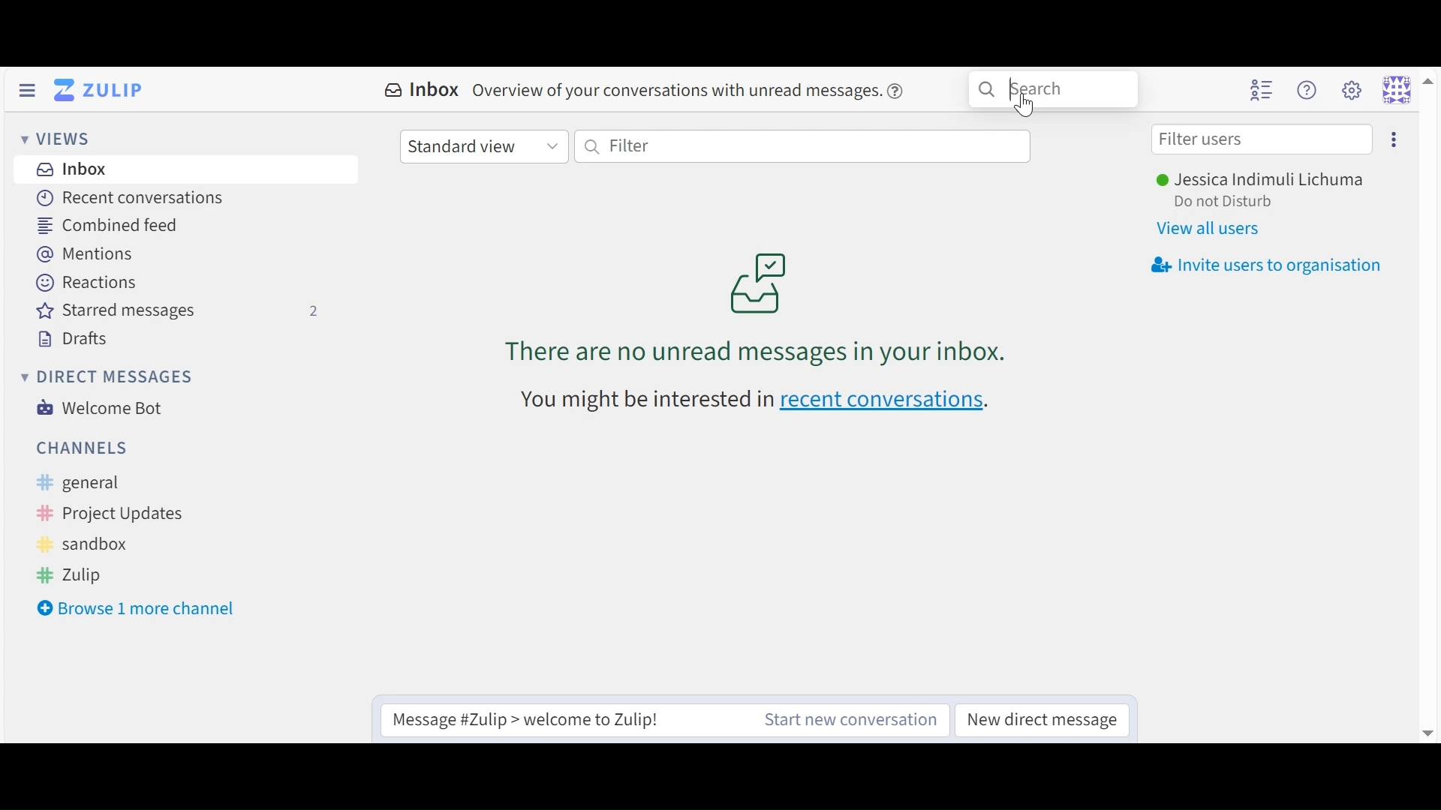 This screenshot has height=810, width=1441. Describe the element at coordinates (100, 408) in the screenshot. I see `Welcome Bot` at that location.